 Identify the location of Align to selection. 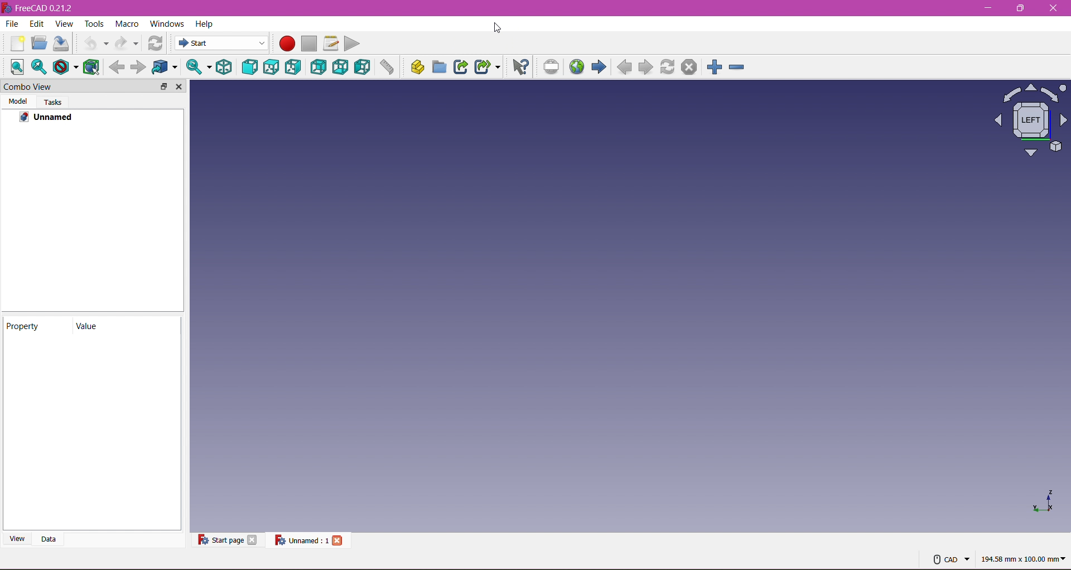
(17, 66).